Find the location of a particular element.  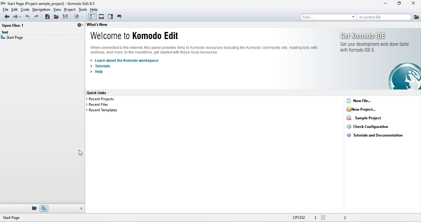

learn about the komodo workspace is located at coordinates (127, 60).